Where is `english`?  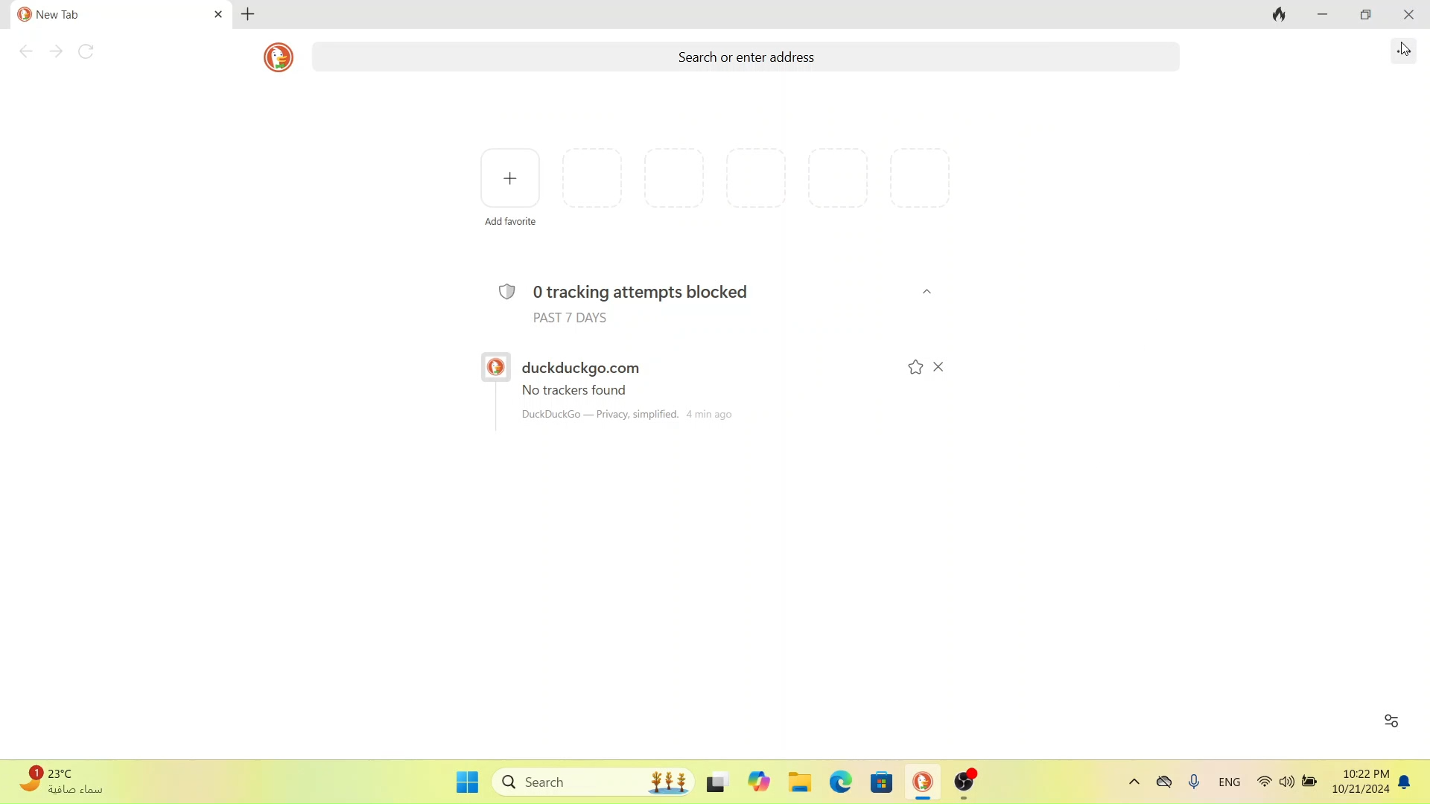
english is located at coordinates (1233, 788).